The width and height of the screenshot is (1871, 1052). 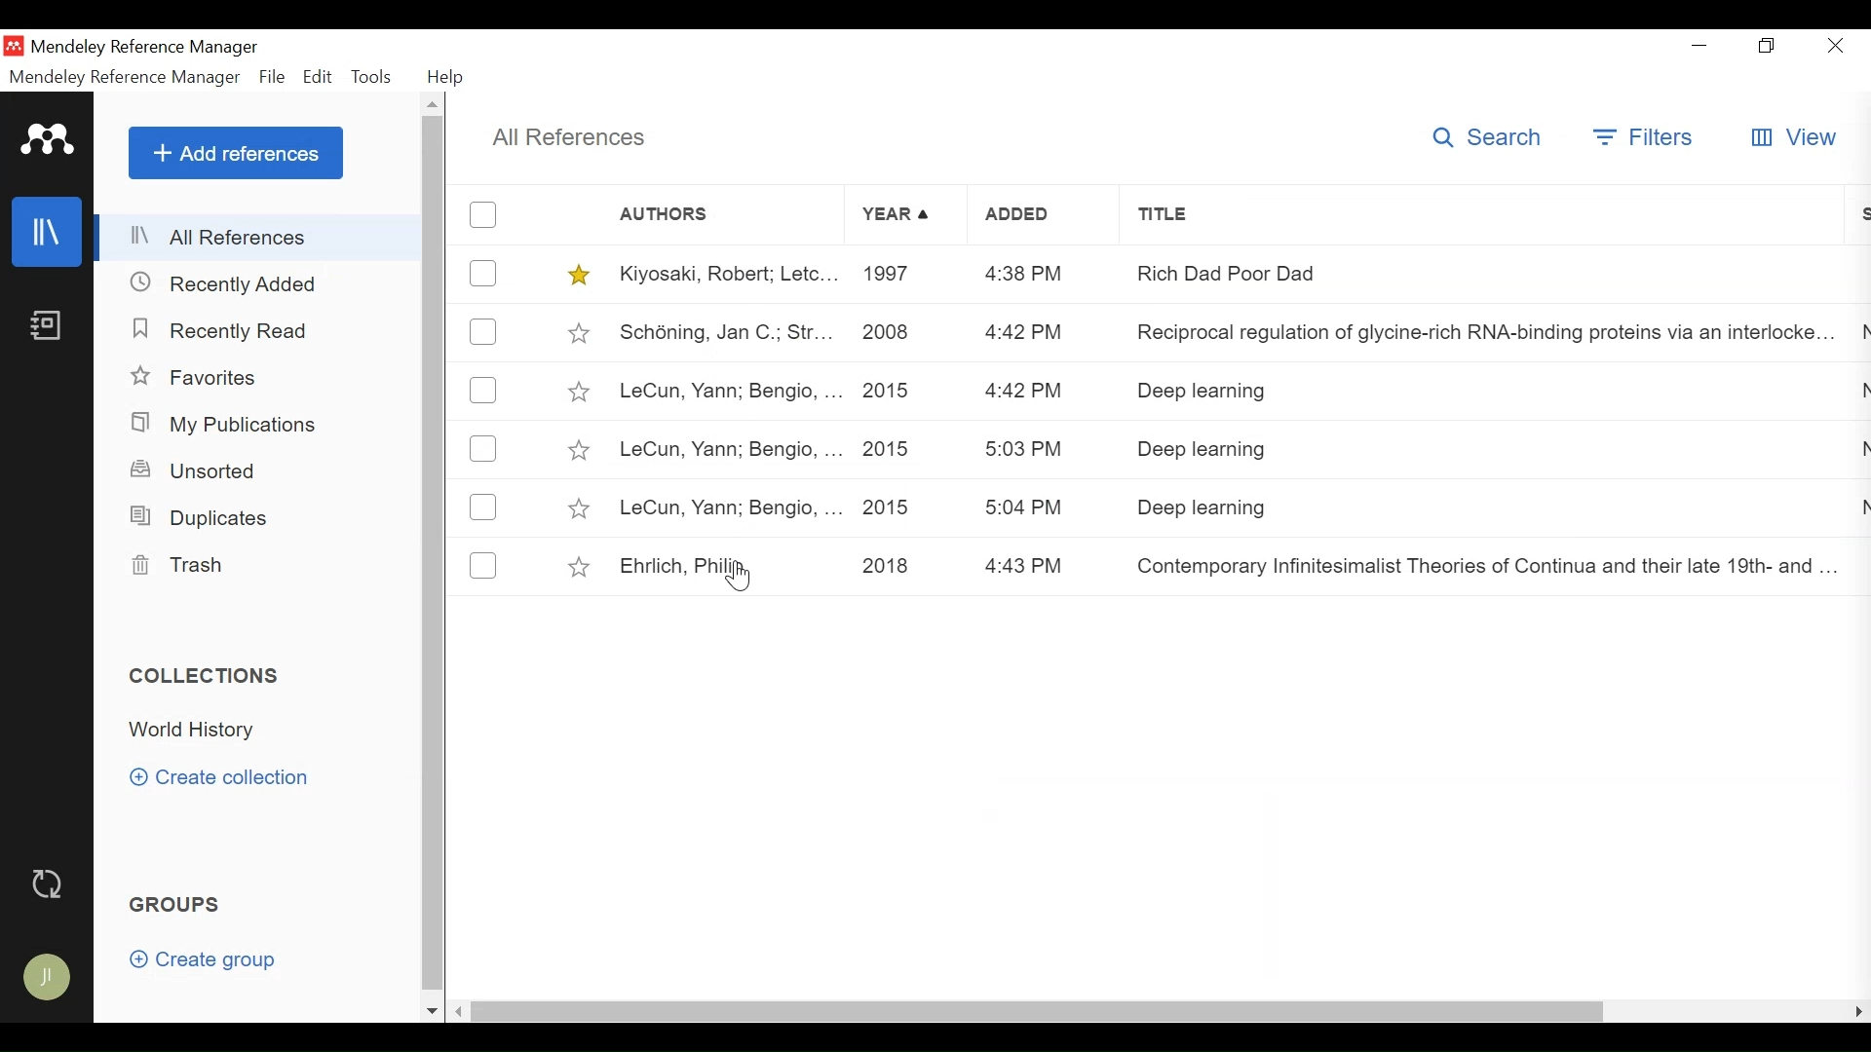 I want to click on Ehrlich, Philify,, so click(x=727, y=565).